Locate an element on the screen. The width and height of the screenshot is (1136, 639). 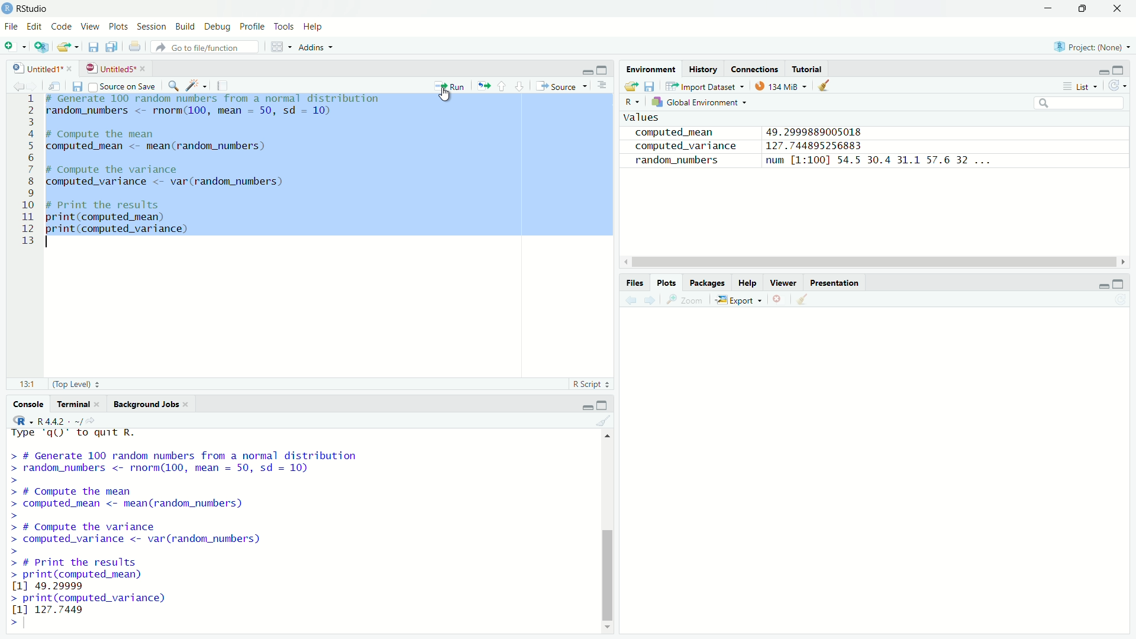
addins is located at coordinates (316, 47).